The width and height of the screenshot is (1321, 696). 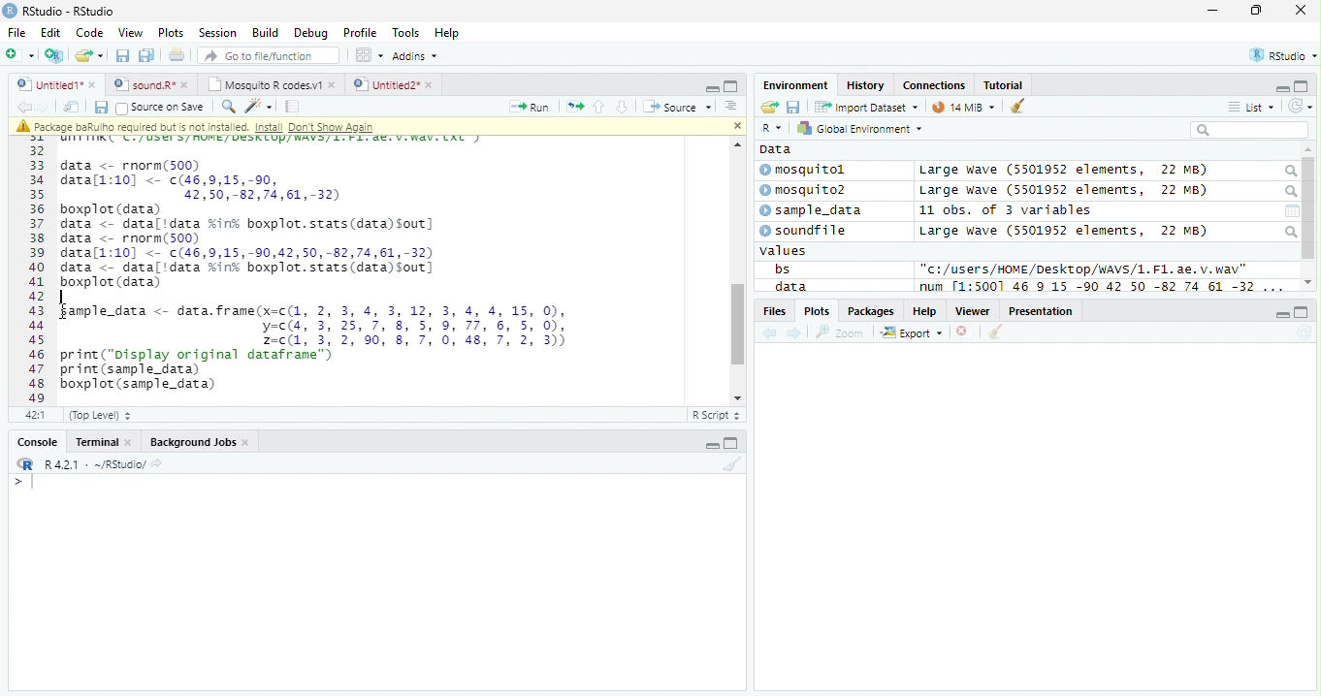 I want to click on Debug, so click(x=309, y=33).